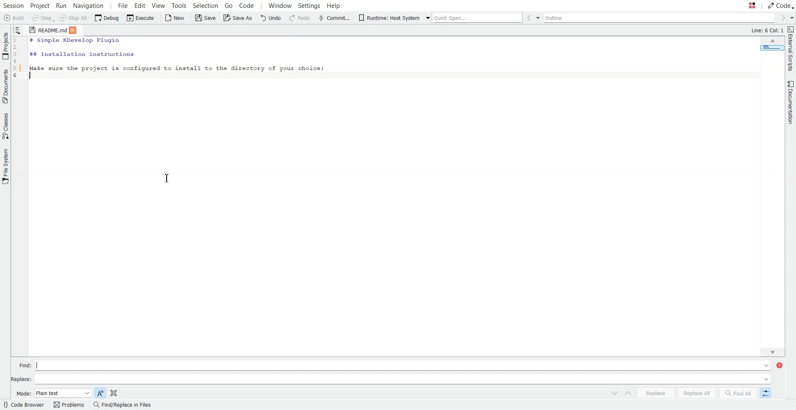 Image resolution: width=796 pixels, height=410 pixels. I want to click on Run , so click(63, 5).